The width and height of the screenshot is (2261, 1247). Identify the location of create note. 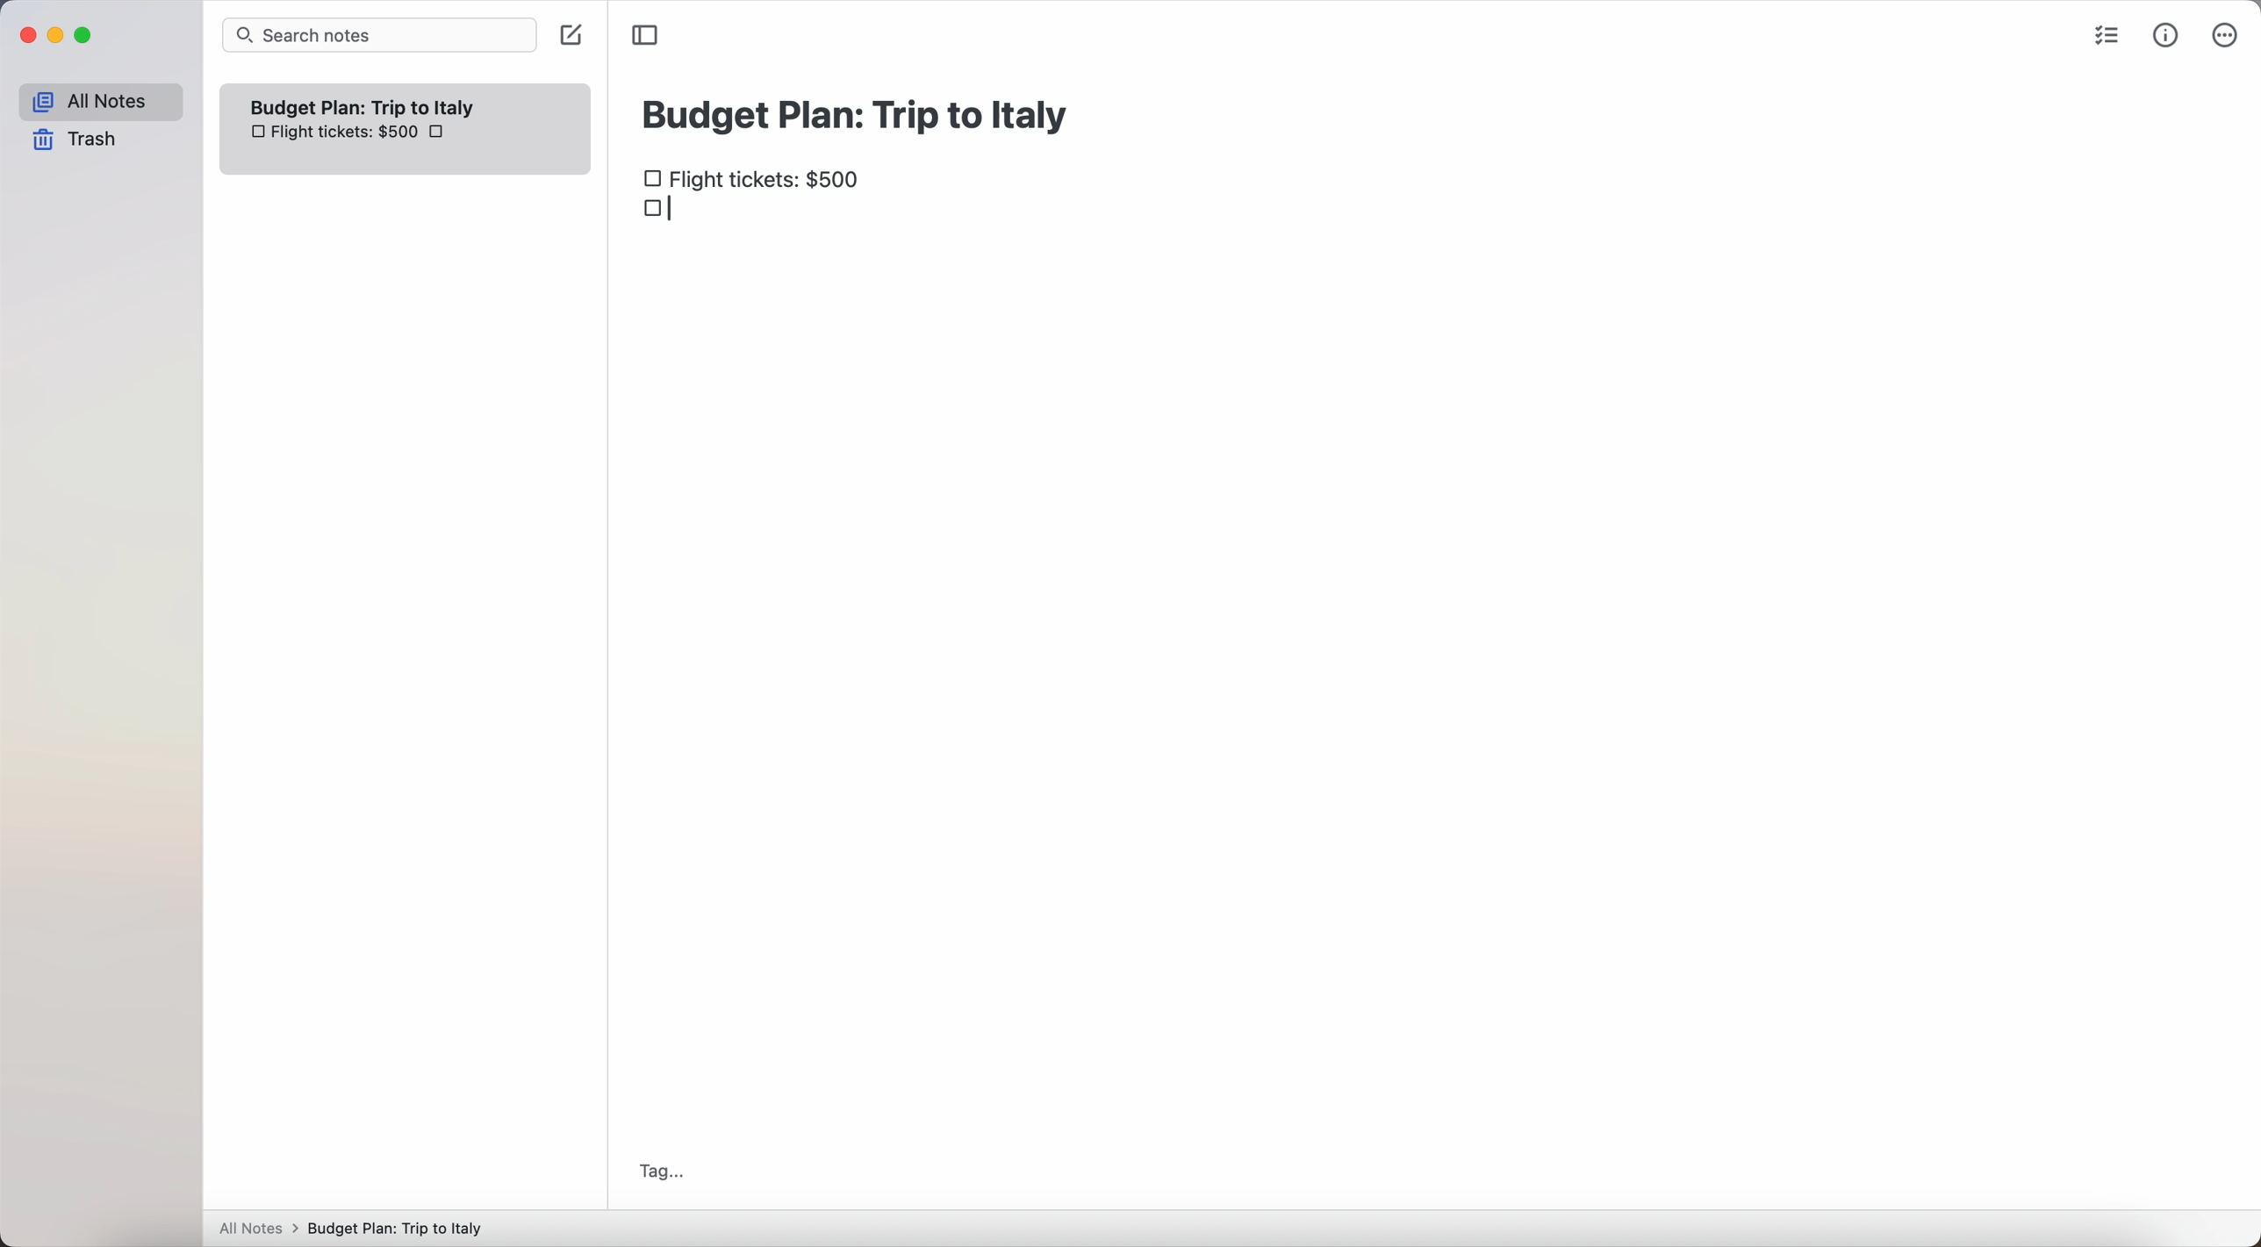
(570, 37).